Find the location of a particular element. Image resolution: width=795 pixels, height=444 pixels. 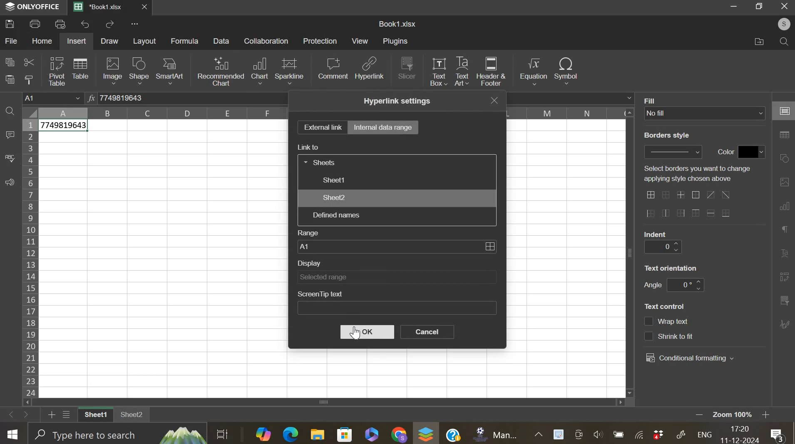

Minimize is located at coordinates (735, 8).